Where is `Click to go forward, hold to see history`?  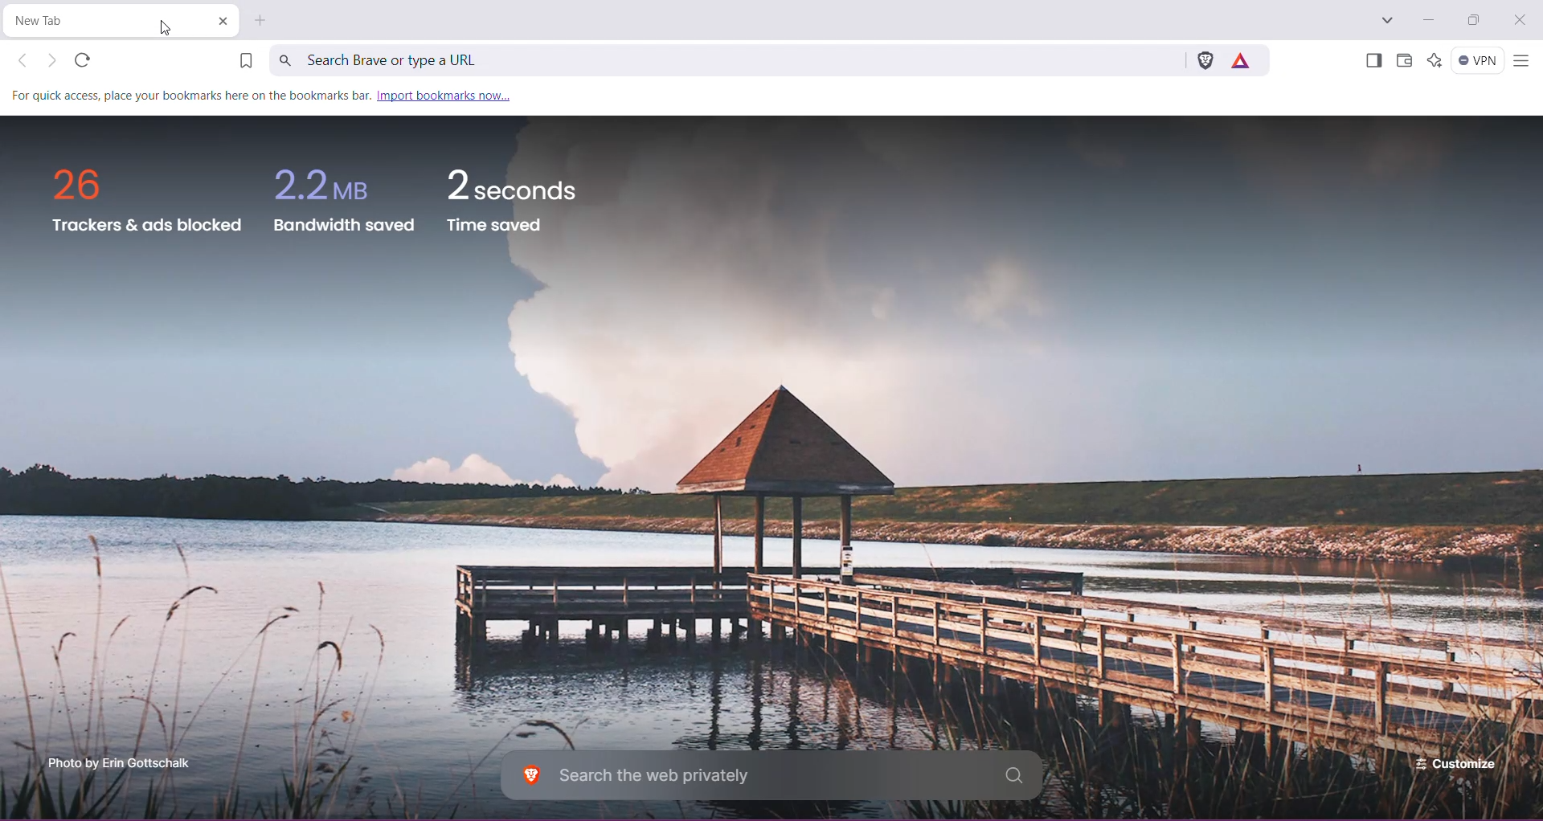
Click to go forward, hold to see history is located at coordinates (52, 60).